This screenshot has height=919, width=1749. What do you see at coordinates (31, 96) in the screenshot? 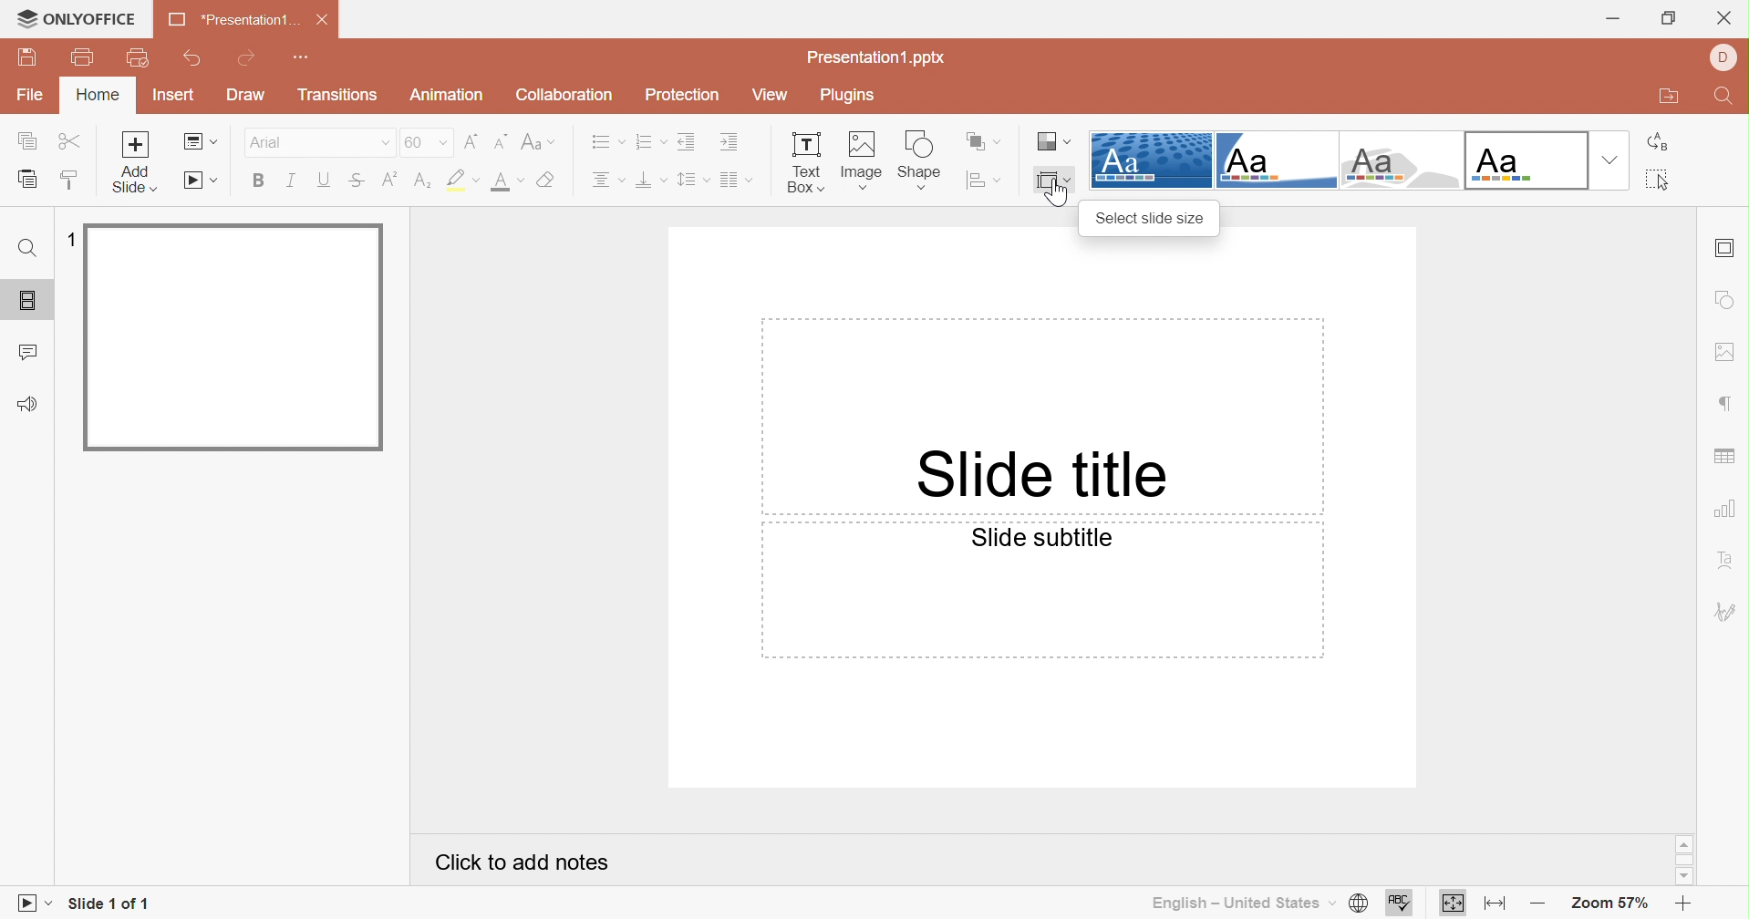
I see `File` at bounding box center [31, 96].